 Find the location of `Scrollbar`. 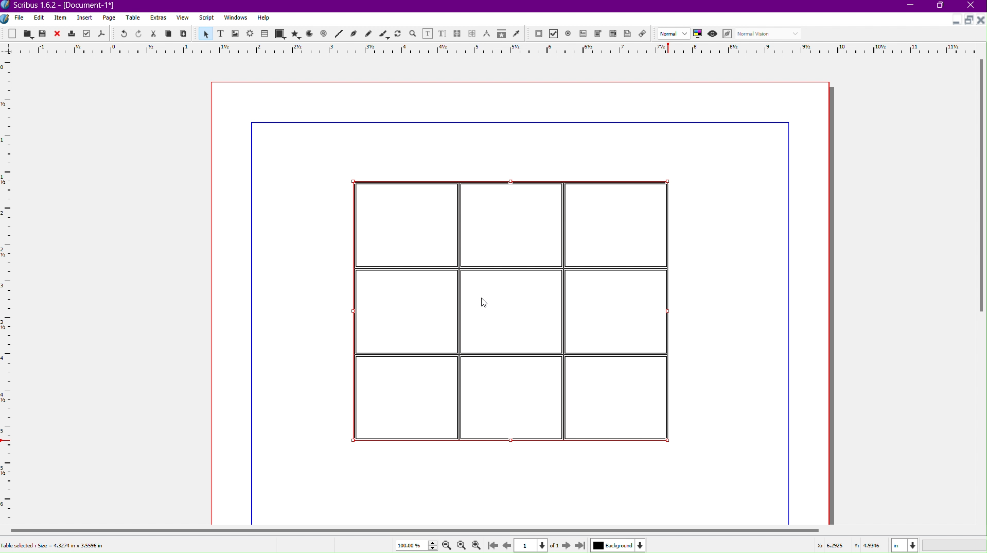

Scrollbar is located at coordinates (980, 192).